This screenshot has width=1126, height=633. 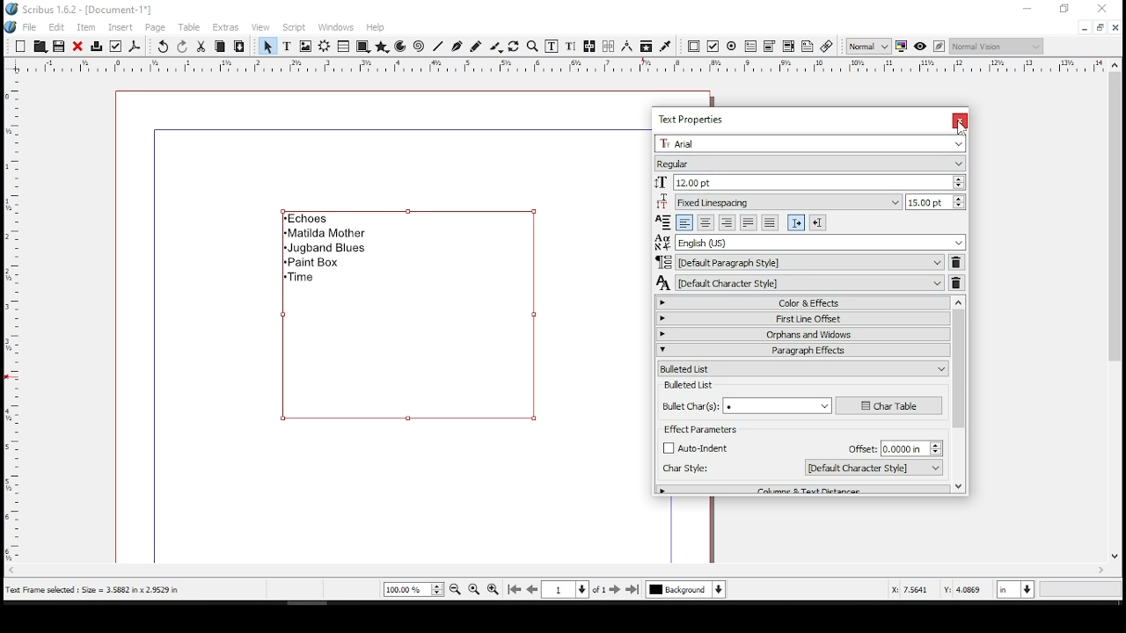 I want to click on script, so click(x=293, y=29).